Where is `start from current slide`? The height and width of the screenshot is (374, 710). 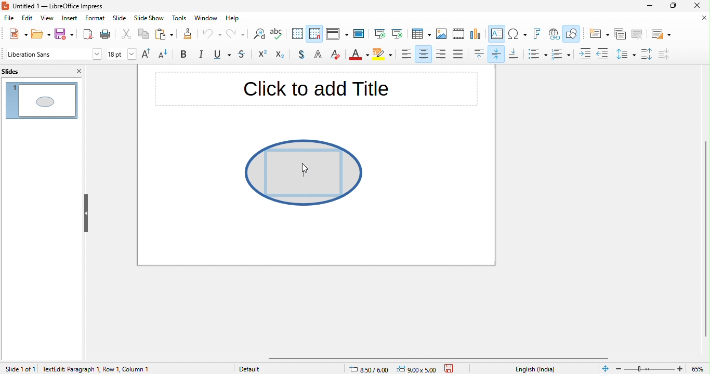
start from current slide is located at coordinates (397, 34).